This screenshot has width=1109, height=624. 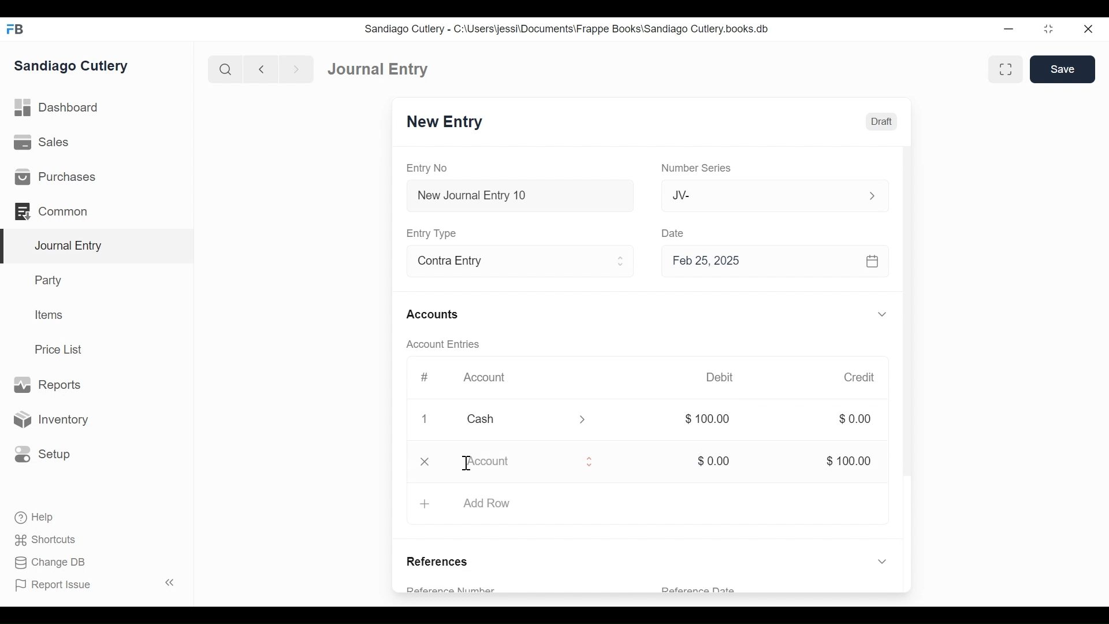 I want to click on Expand, so click(x=882, y=562).